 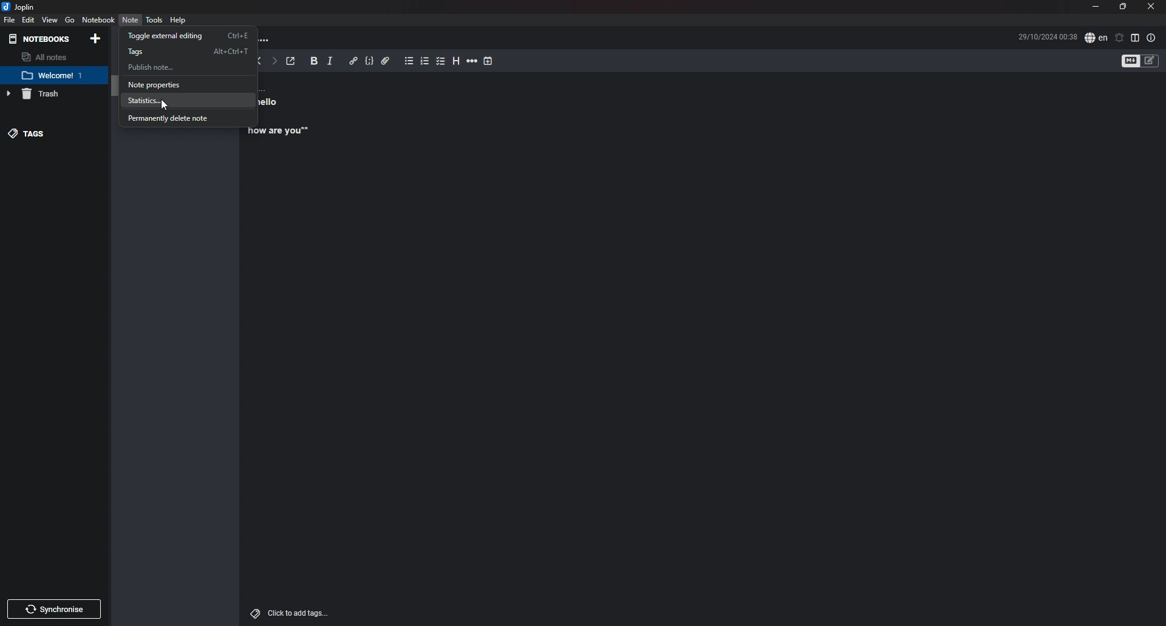 What do you see at coordinates (50, 20) in the screenshot?
I see `view` at bounding box center [50, 20].